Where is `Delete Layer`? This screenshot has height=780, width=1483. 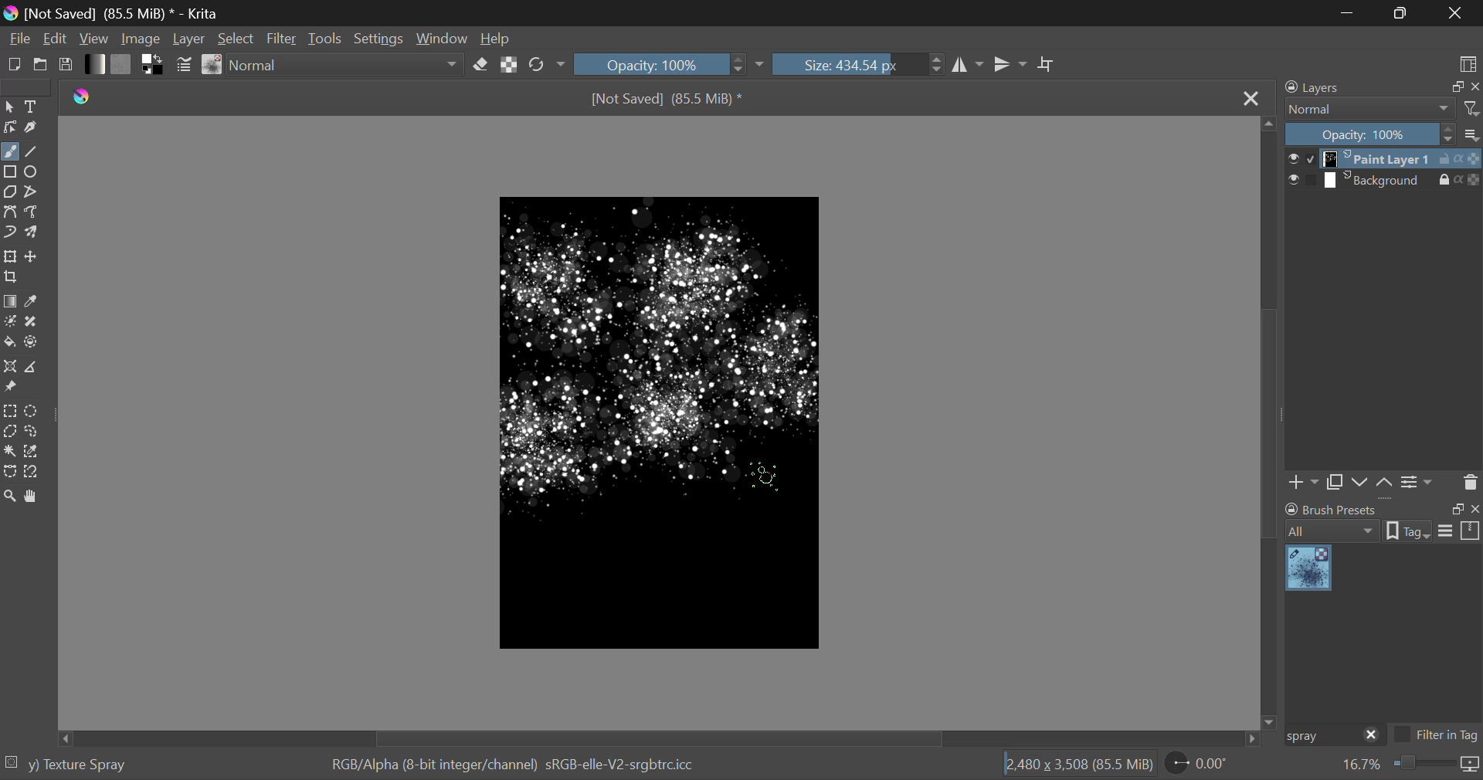
Delete Layer is located at coordinates (1468, 481).